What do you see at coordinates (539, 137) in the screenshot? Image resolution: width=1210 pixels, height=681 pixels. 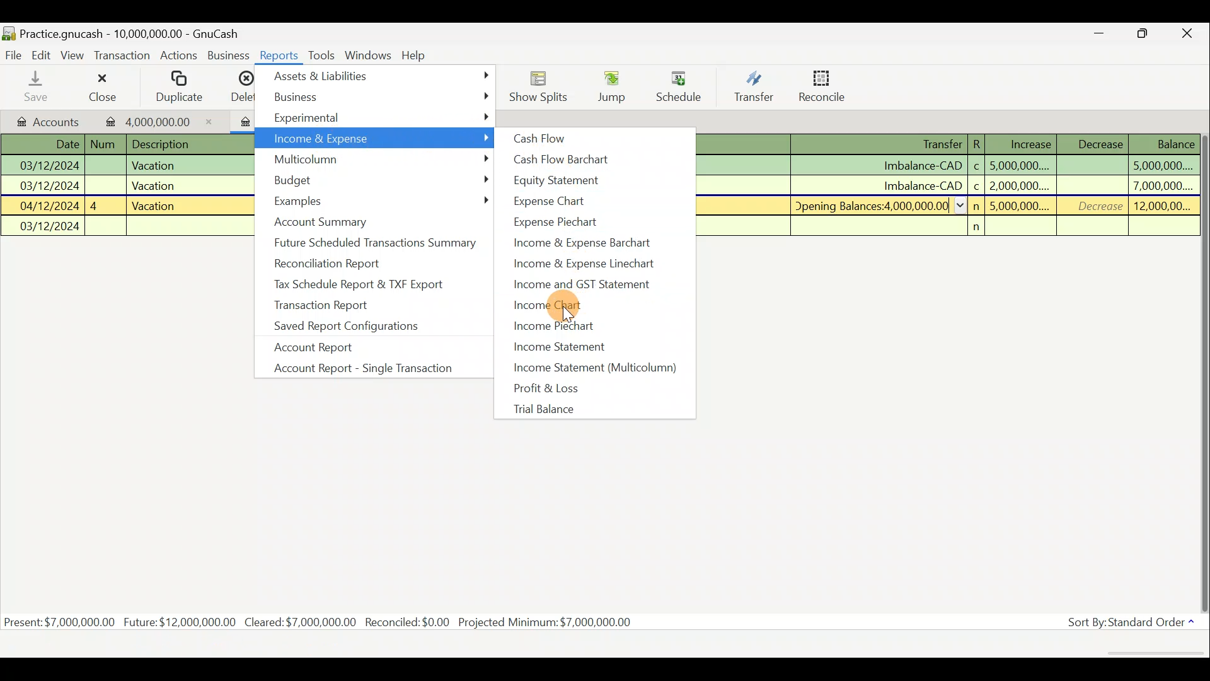 I see `Cash flow` at bounding box center [539, 137].